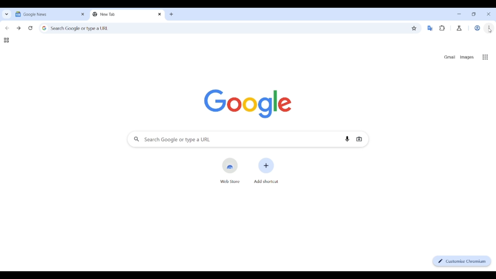  Describe the element at coordinates (6, 40) in the screenshot. I see `Tab groups` at that location.